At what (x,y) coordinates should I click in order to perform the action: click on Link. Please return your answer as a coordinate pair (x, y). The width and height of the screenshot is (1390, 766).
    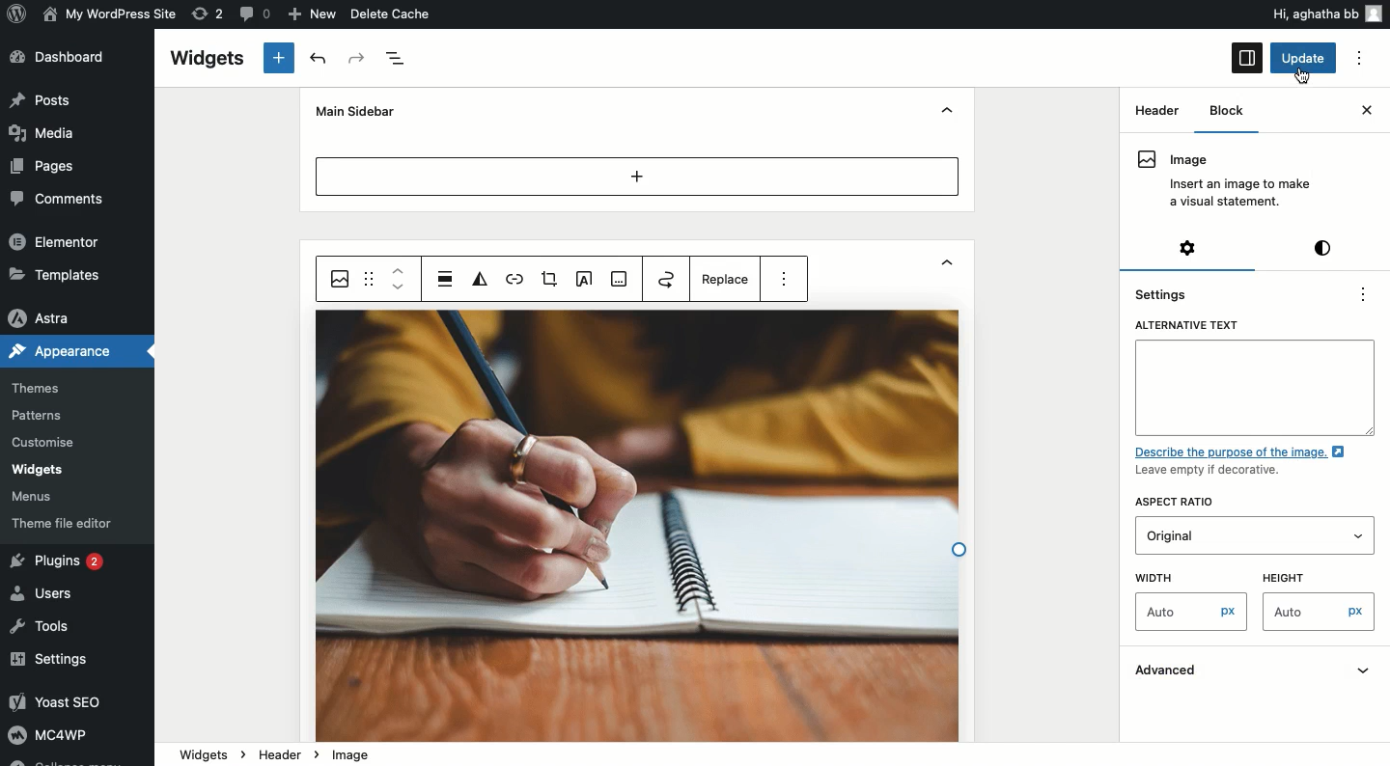
    Looking at the image, I should click on (514, 281).